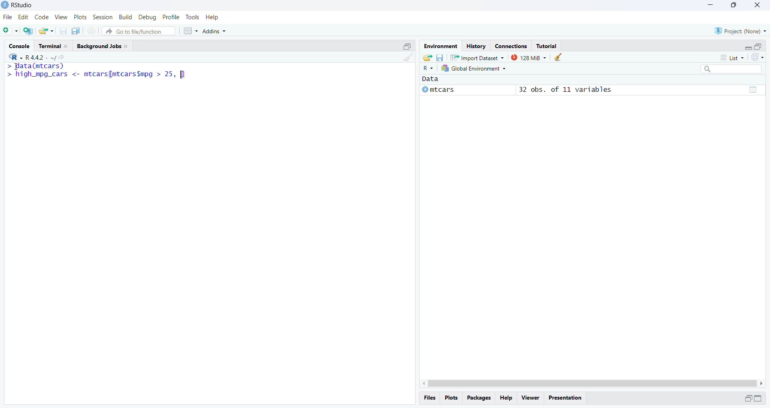 The image size is (770, 408). I want to click on History, so click(476, 45).